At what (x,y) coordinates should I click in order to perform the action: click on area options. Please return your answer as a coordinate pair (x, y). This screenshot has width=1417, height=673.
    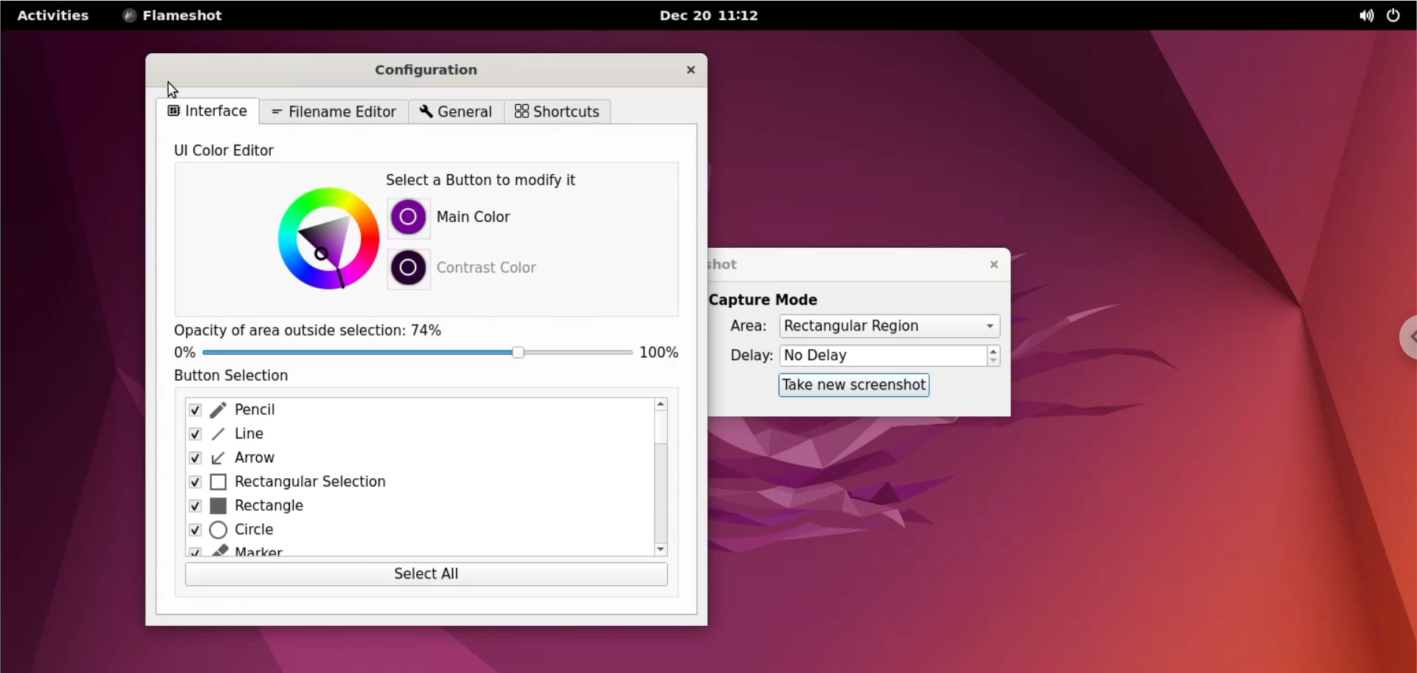
    Looking at the image, I should click on (889, 325).